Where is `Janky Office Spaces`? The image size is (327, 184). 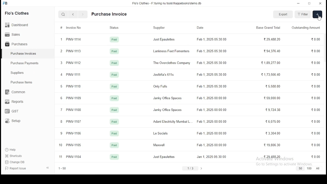 Janky Office Spaces is located at coordinates (168, 110).